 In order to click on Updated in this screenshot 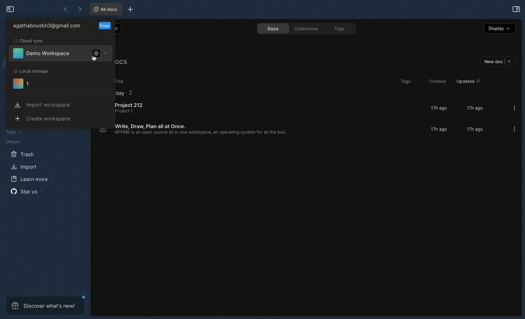, I will do `click(467, 81)`.